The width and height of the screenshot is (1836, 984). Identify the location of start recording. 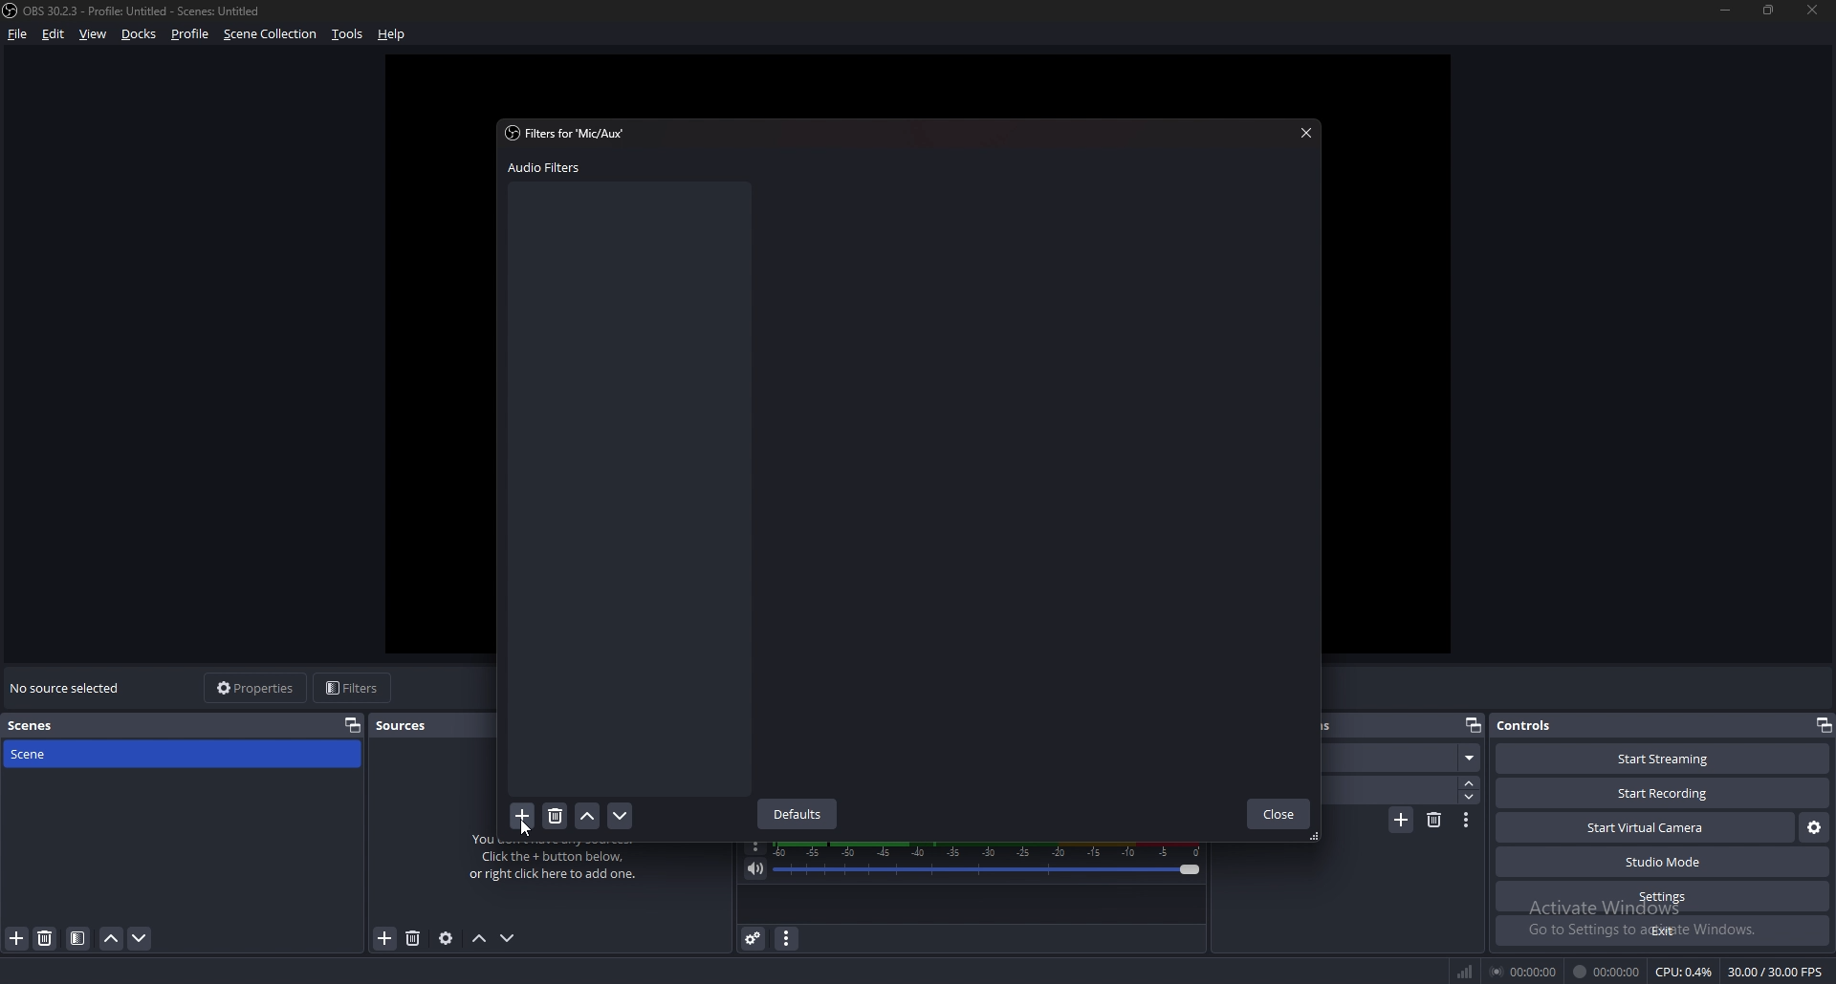
(1662, 793).